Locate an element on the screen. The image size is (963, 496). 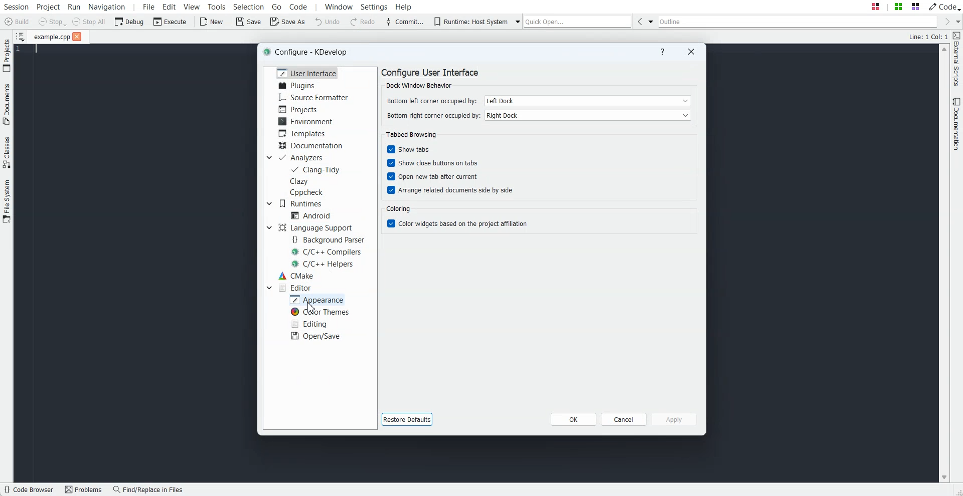
Find/Replace in Files is located at coordinates (149, 489).